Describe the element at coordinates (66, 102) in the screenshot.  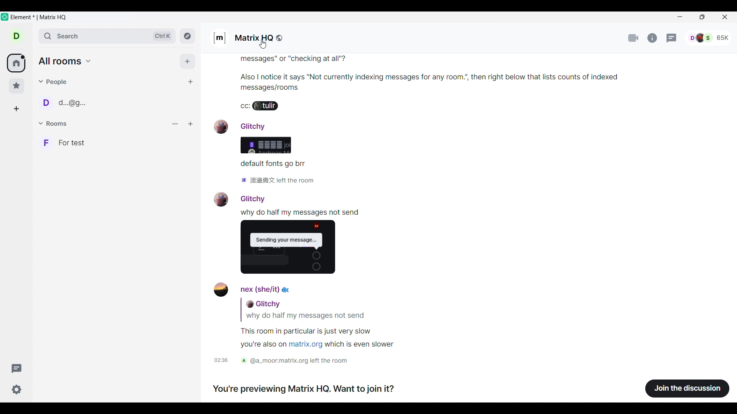
I see `Account under people` at that location.